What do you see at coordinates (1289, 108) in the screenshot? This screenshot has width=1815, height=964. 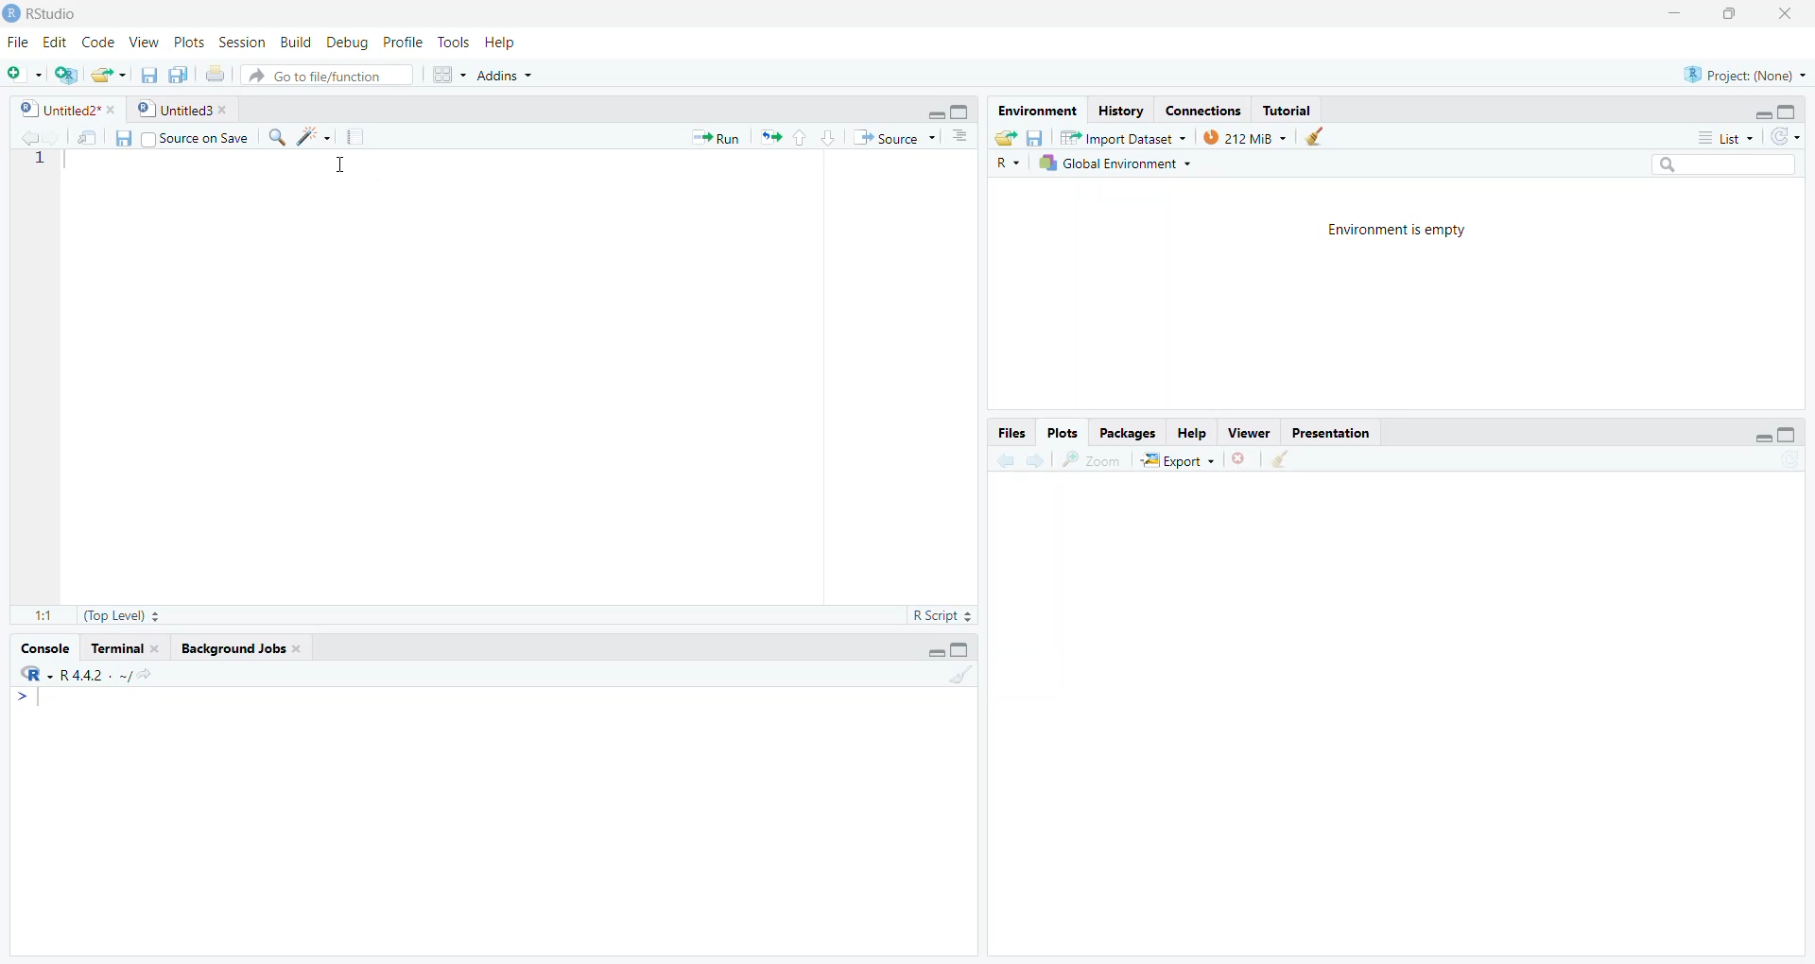 I see `tutorial` at bounding box center [1289, 108].